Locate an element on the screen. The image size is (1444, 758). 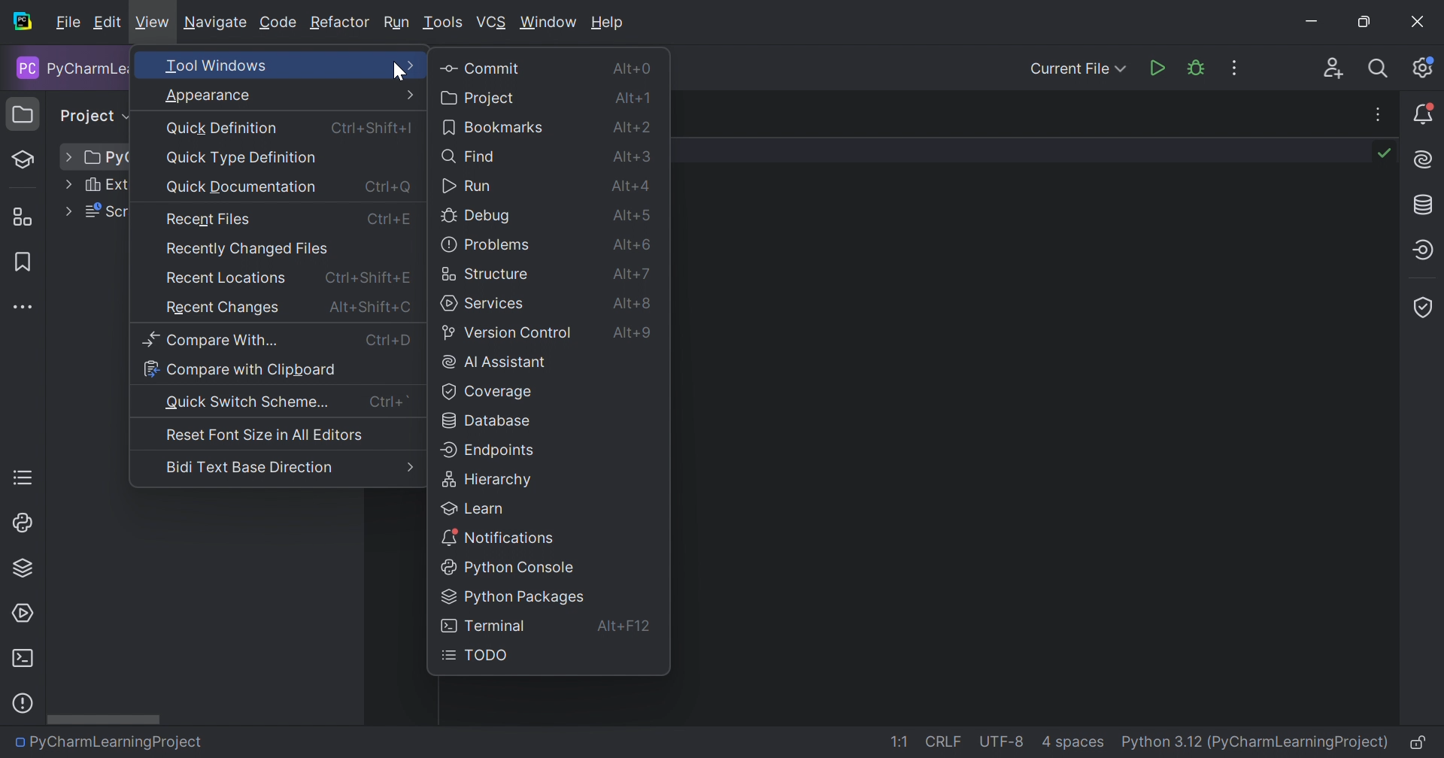
Run is located at coordinates (398, 23).